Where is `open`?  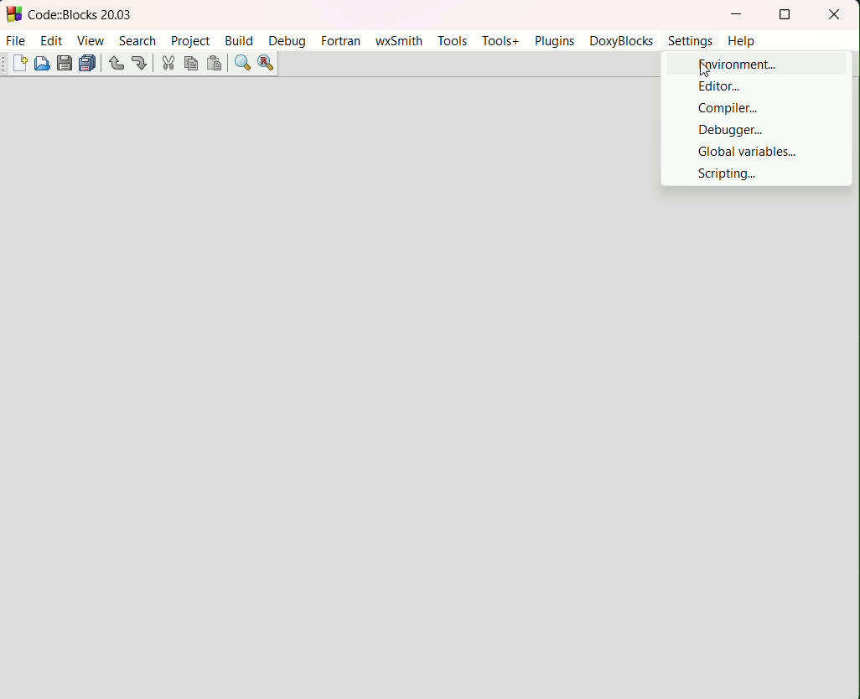
open is located at coordinates (43, 64).